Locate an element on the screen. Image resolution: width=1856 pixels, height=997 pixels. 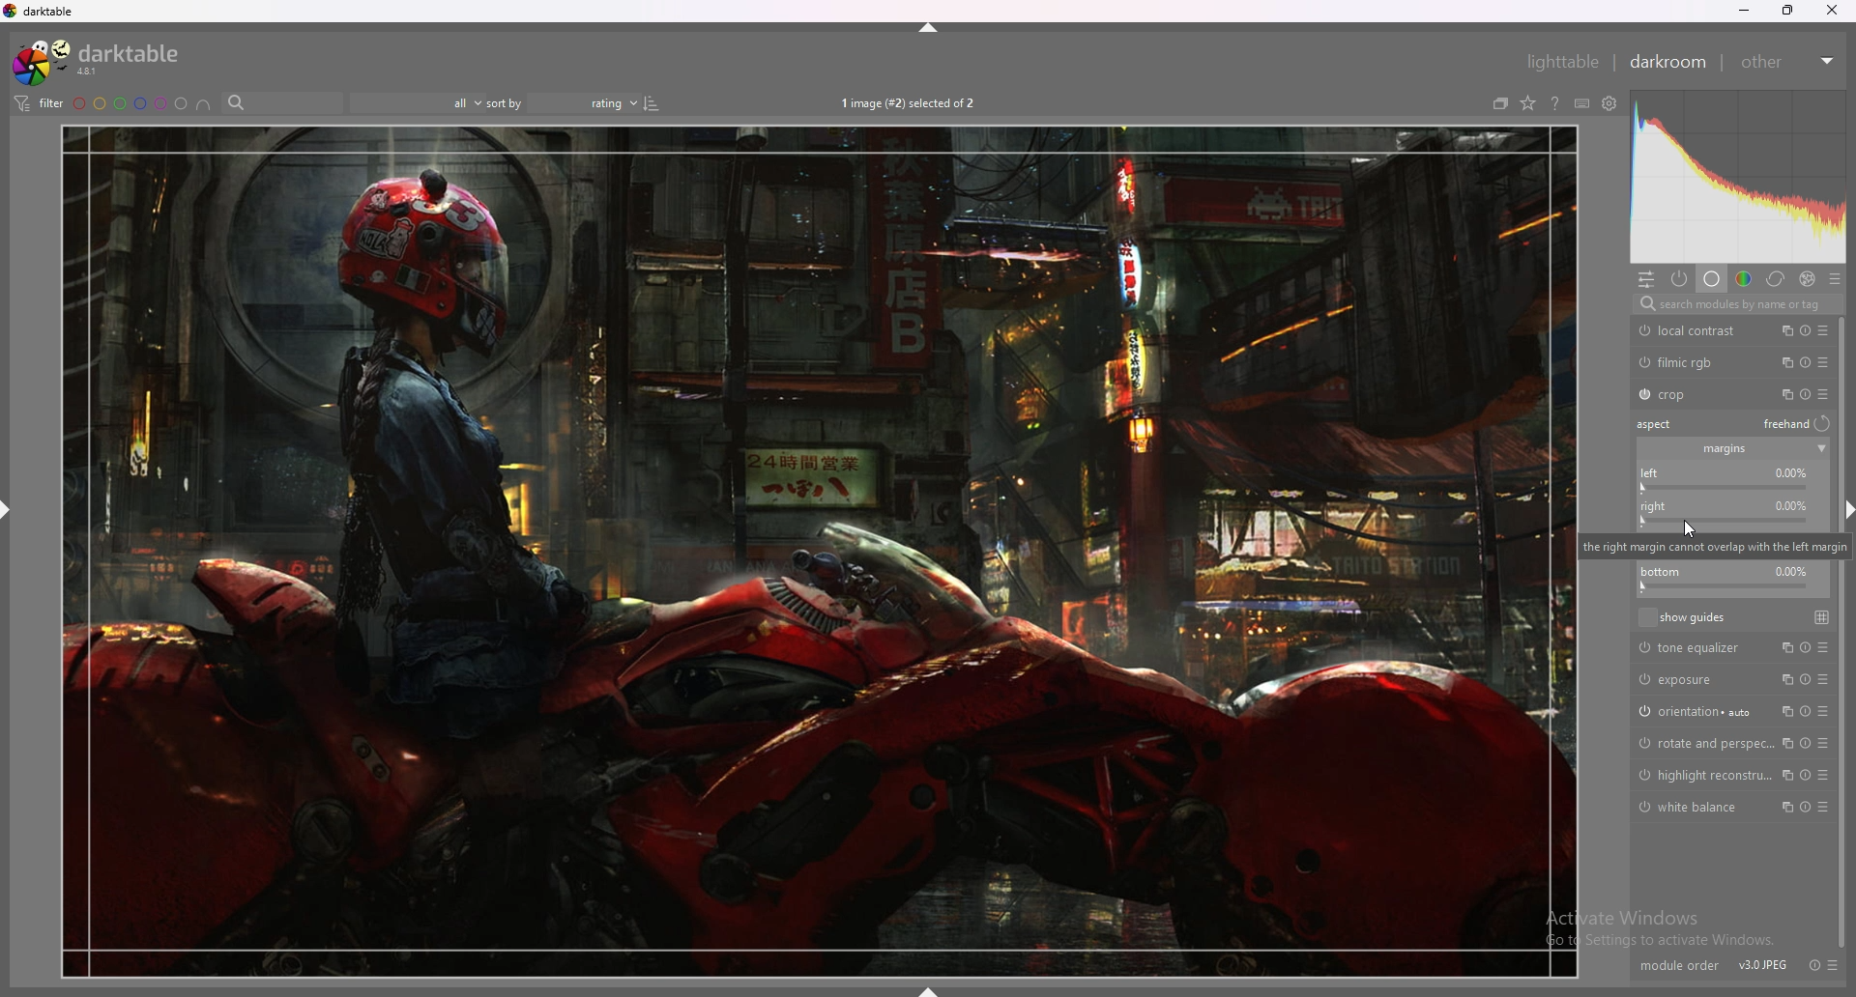
include color labels is located at coordinates (204, 103).